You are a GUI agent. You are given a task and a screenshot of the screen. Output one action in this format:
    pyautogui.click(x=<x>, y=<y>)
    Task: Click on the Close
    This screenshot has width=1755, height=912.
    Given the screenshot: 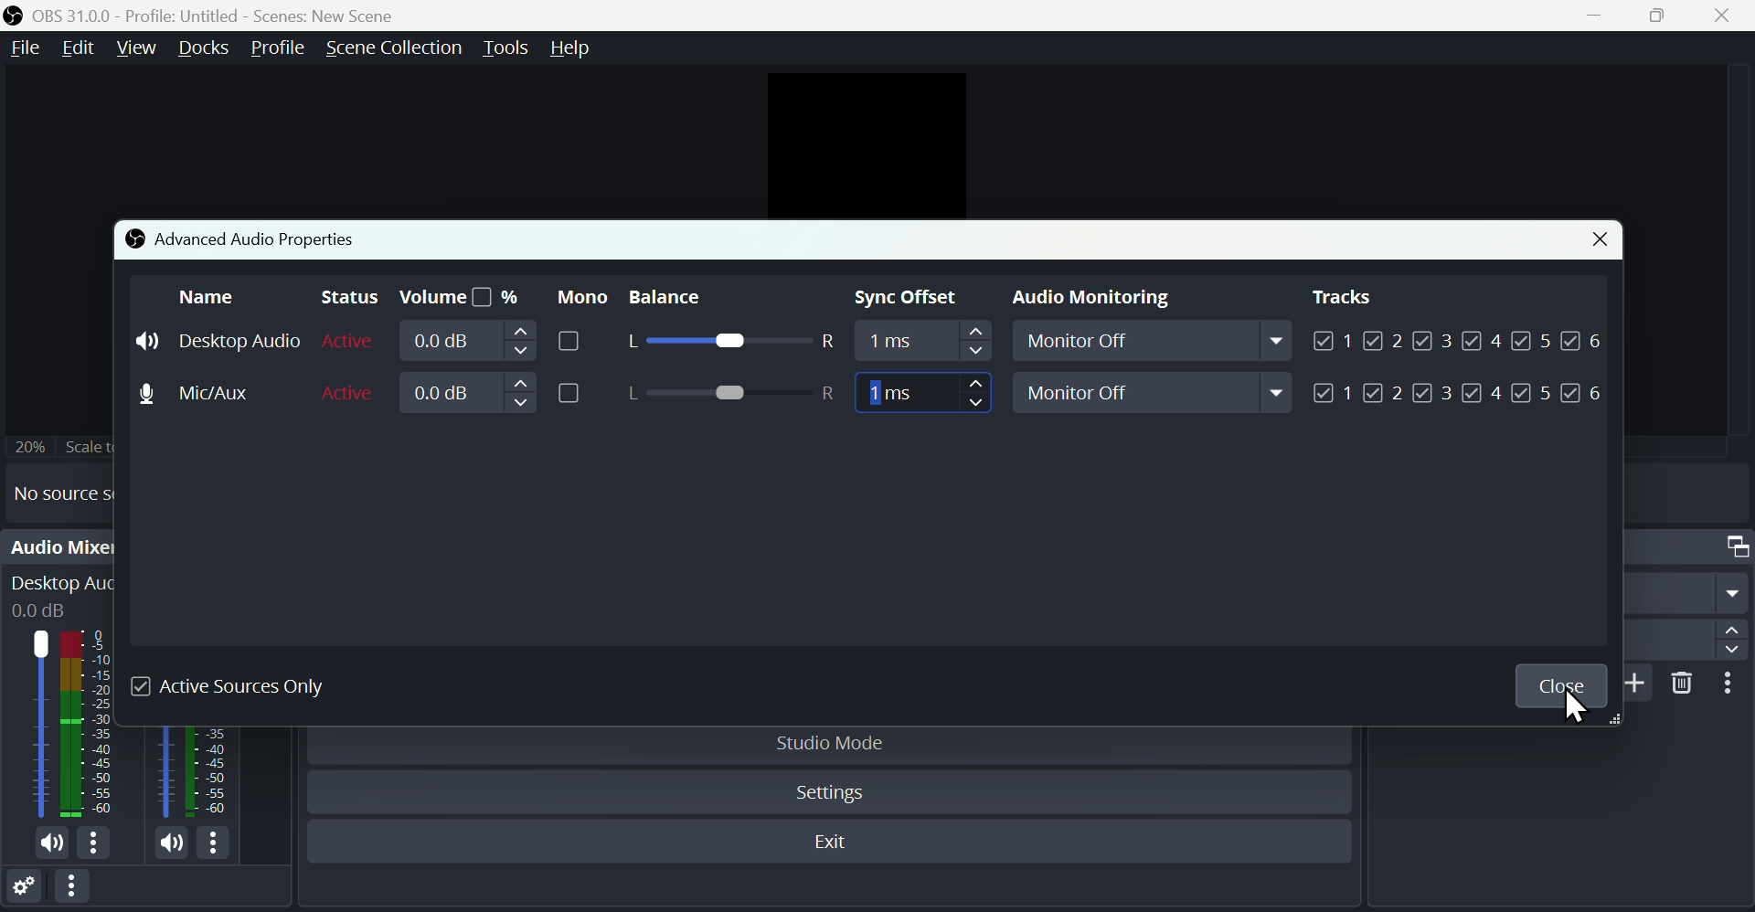 What is the action you would take?
    pyautogui.click(x=1593, y=241)
    